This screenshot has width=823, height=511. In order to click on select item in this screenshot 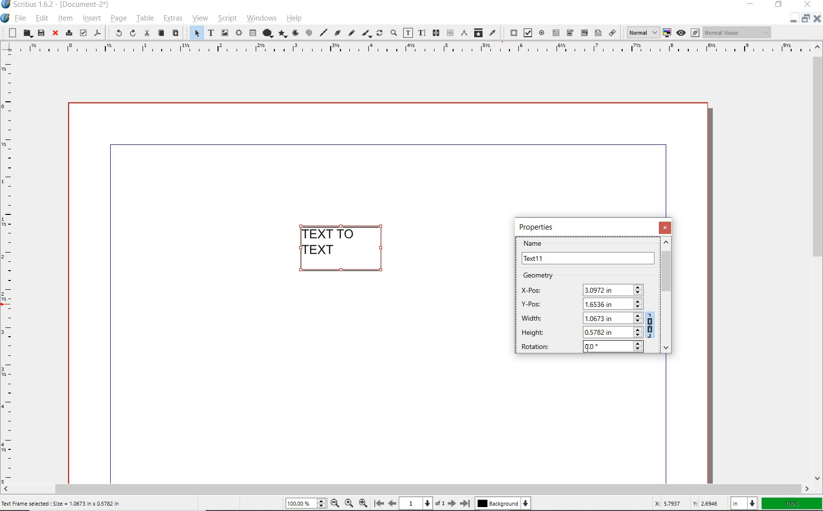, I will do `click(194, 32)`.